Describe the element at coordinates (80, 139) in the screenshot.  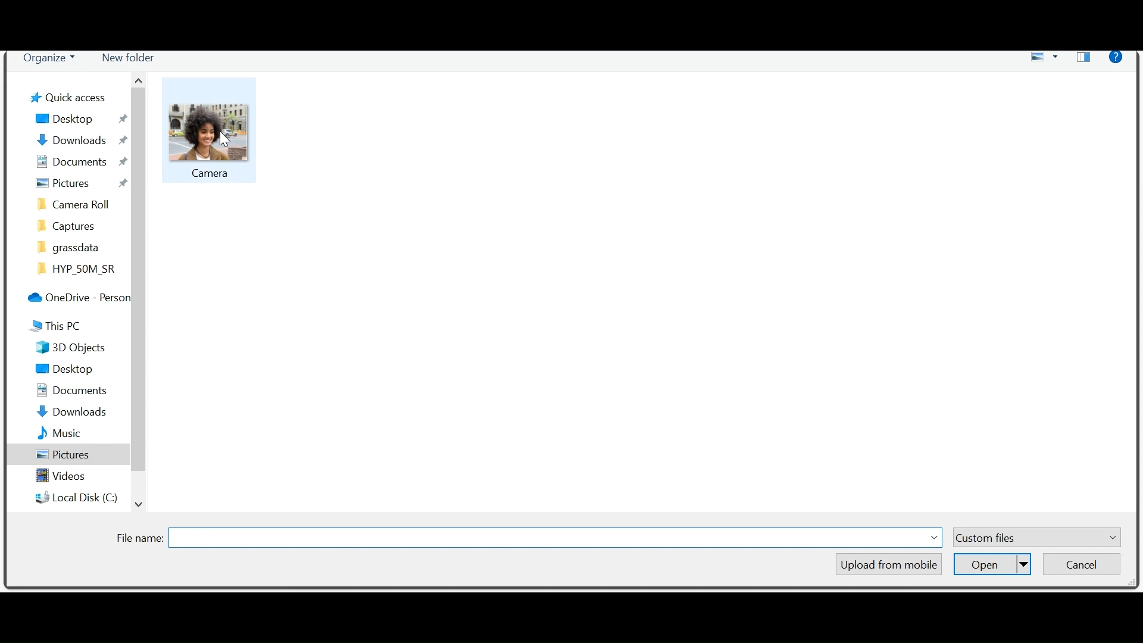
I see `Downloads` at that location.